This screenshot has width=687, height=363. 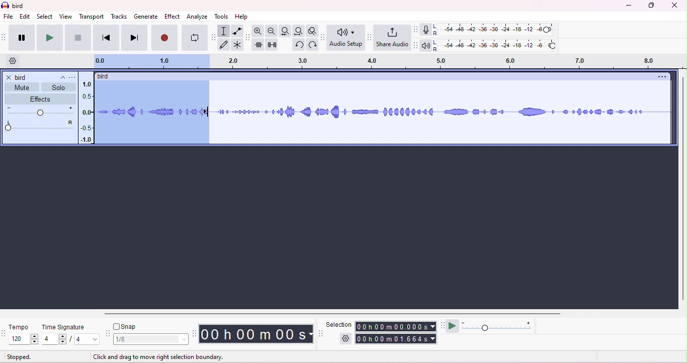 I want to click on amplitude, so click(x=86, y=111).